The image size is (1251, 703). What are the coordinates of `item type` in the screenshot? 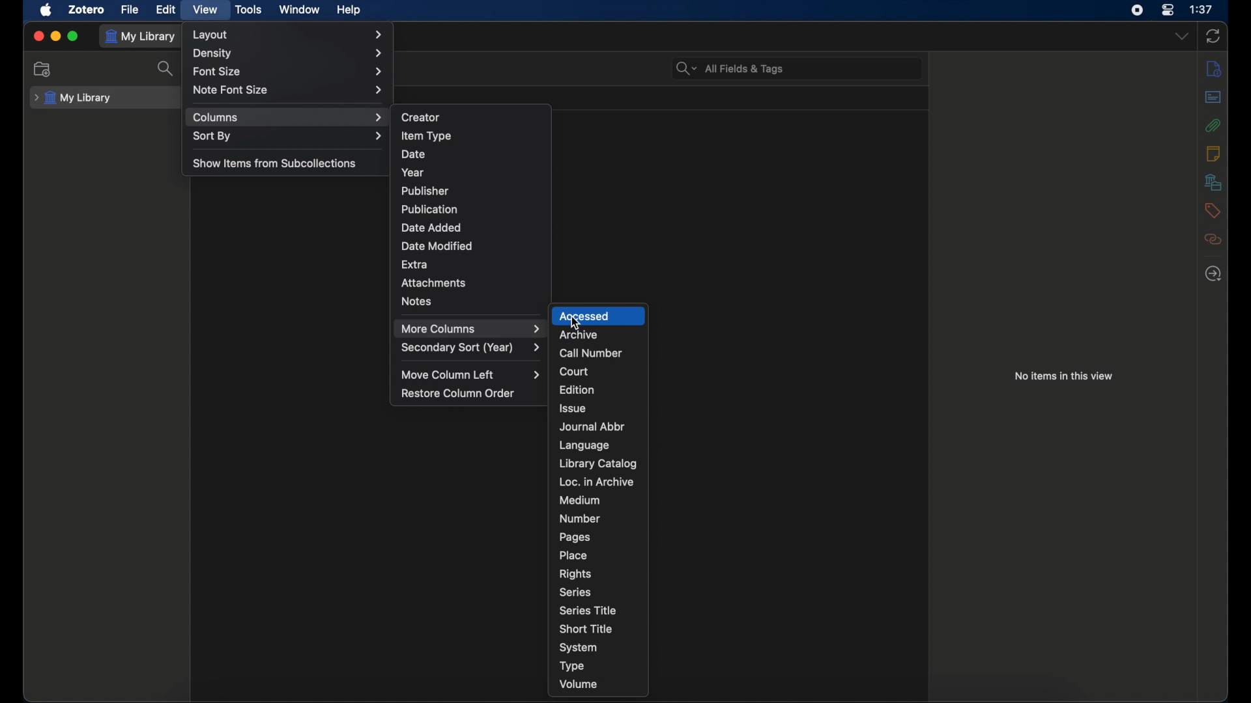 It's located at (427, 135).